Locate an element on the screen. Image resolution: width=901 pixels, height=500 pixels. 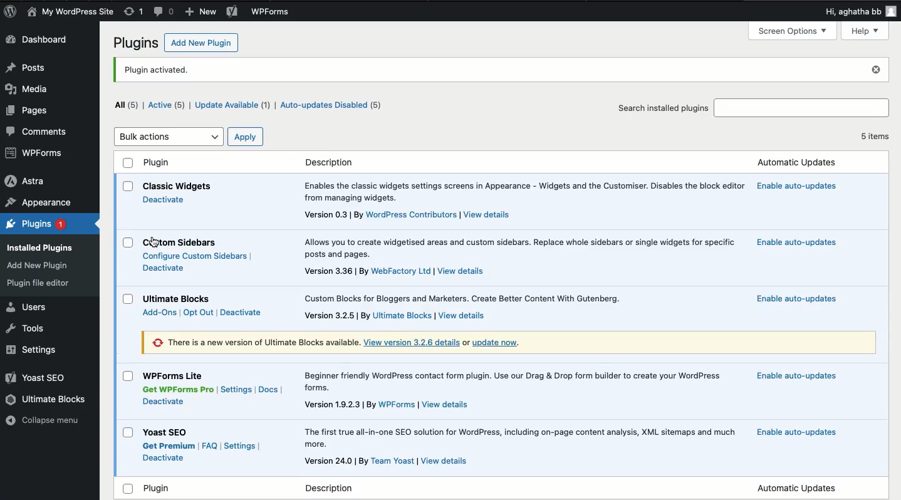
Dashboard is located at coordinates (43, 41).